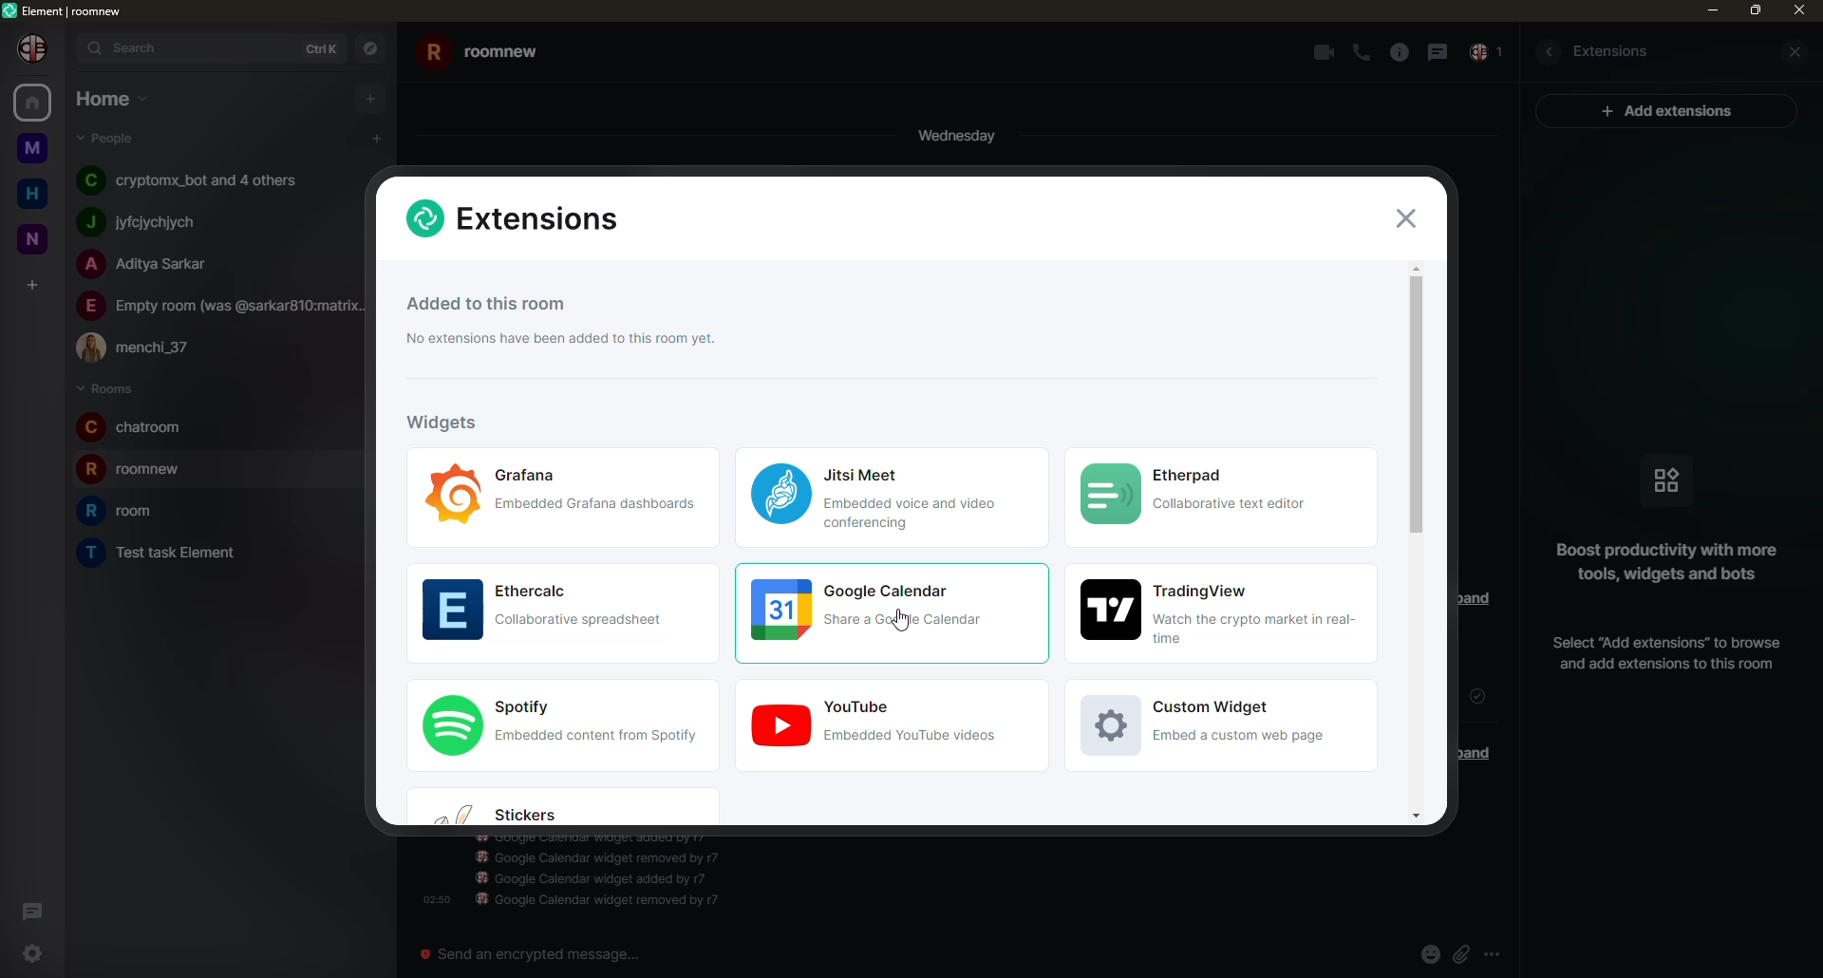 The height and width of the screenshot is (978, 1823). What do you see at coordinates (949, 134) in the screenshot?
I see `day` at bounding box center [949, 134].